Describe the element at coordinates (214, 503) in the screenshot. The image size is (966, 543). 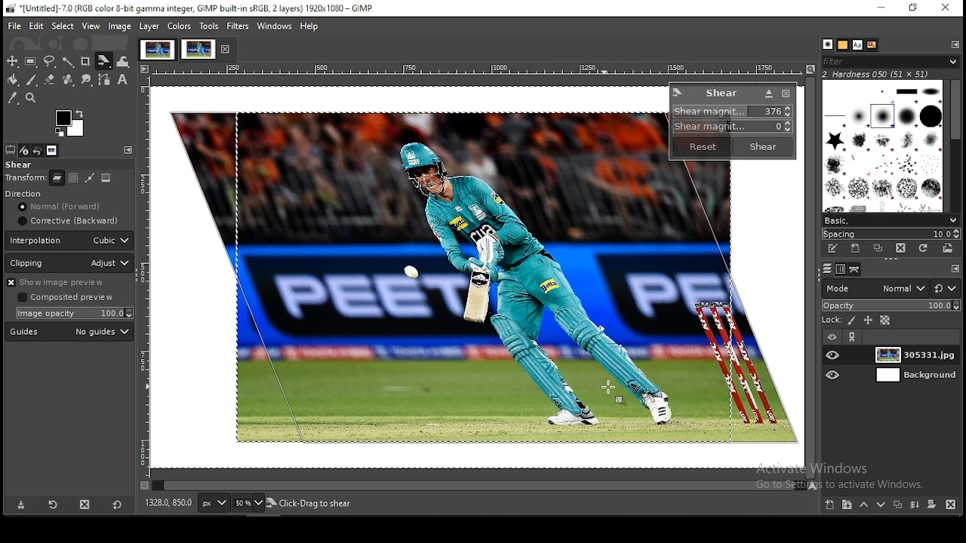
I see `units` at that location.